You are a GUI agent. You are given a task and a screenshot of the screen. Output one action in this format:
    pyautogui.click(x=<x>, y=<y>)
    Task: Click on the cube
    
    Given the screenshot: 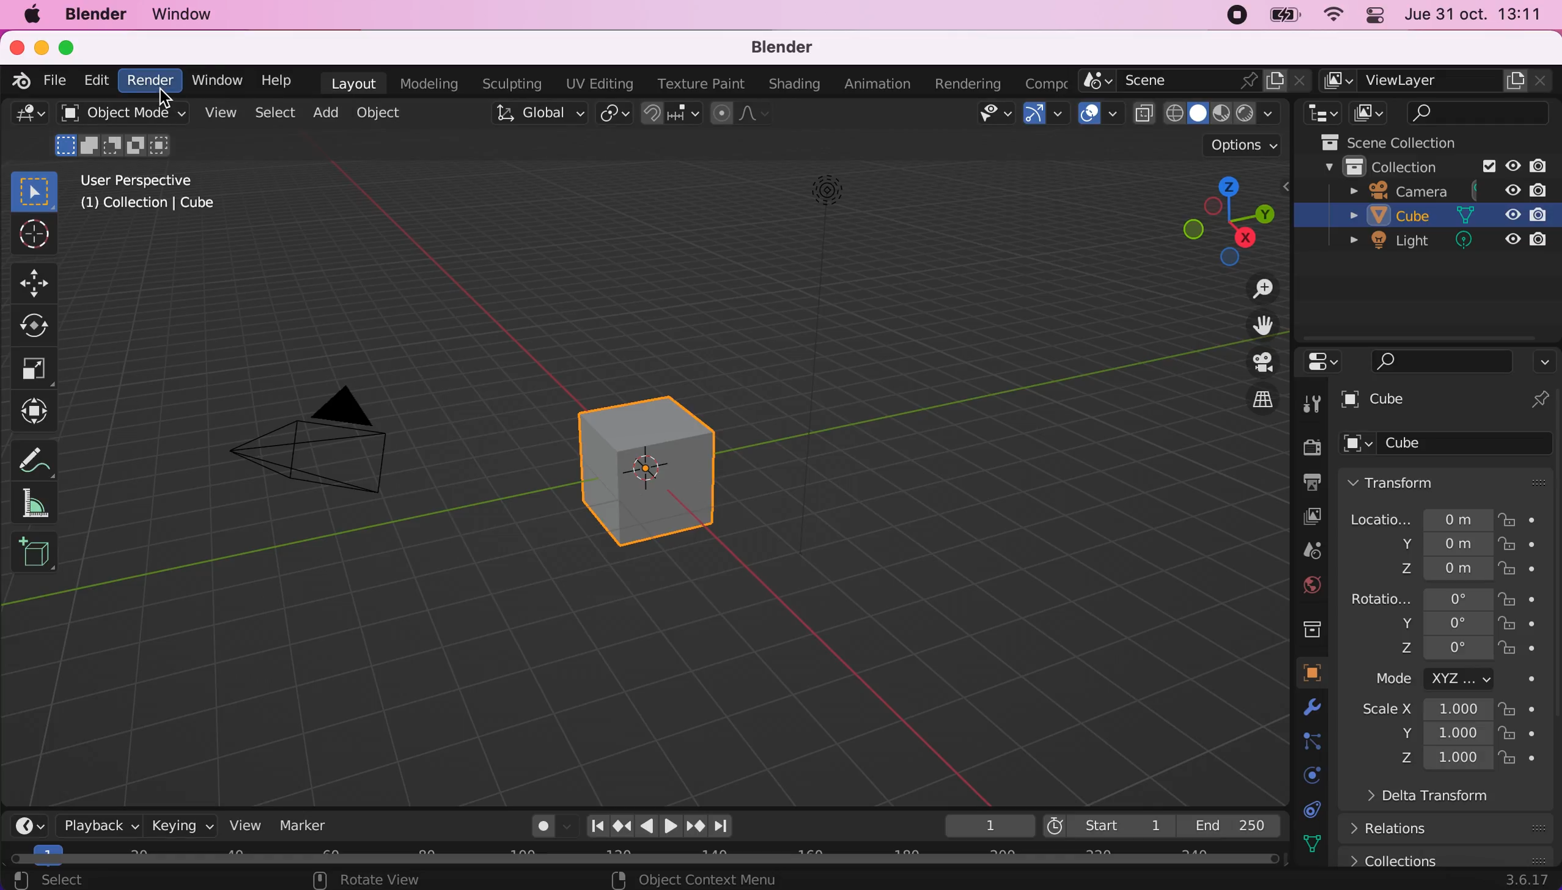 What is the action you would take?
    pyautogui.click(x=1449, y=401)
    